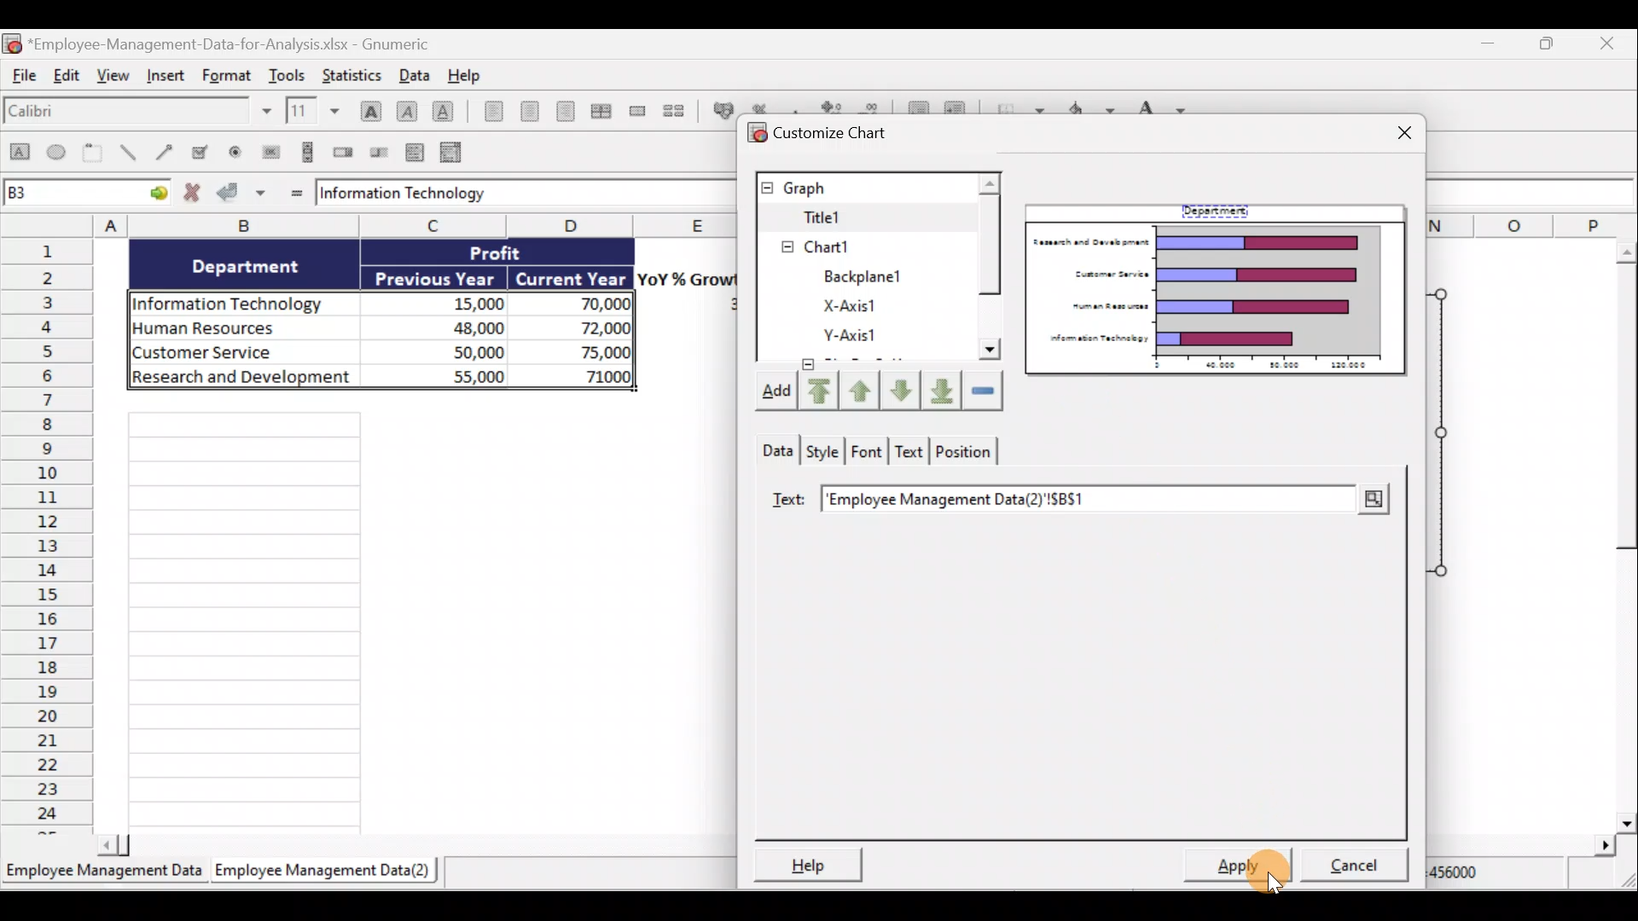 This screenshot has height=921, width=1638. Describe the element at coordinates (247, 354) in the screenshot. I see `Customer Service` at that location.